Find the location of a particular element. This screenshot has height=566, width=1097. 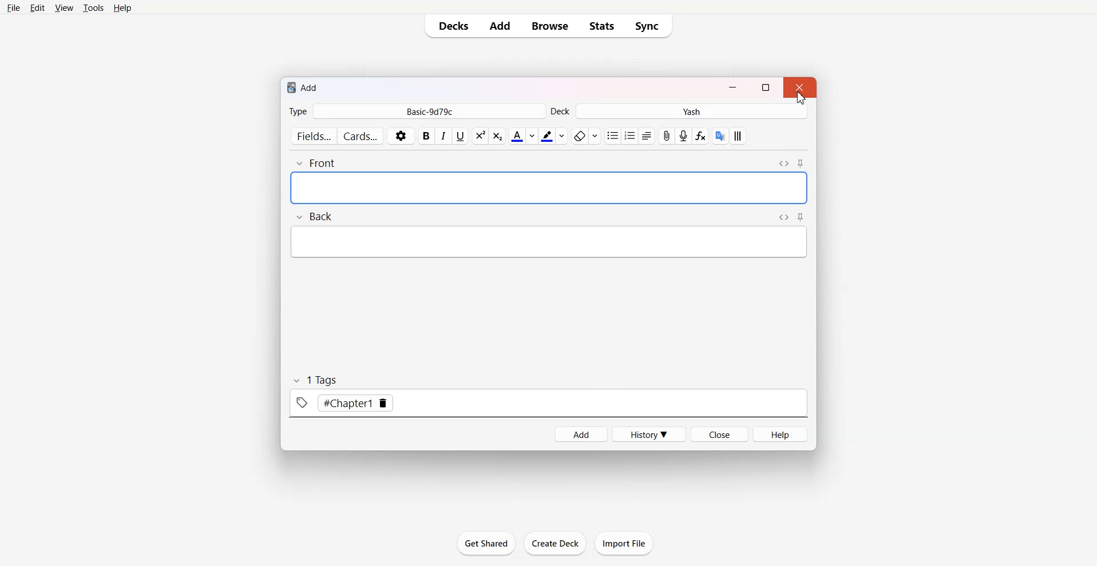

Toggle HTML Editor is located at coordinates (783, 217).